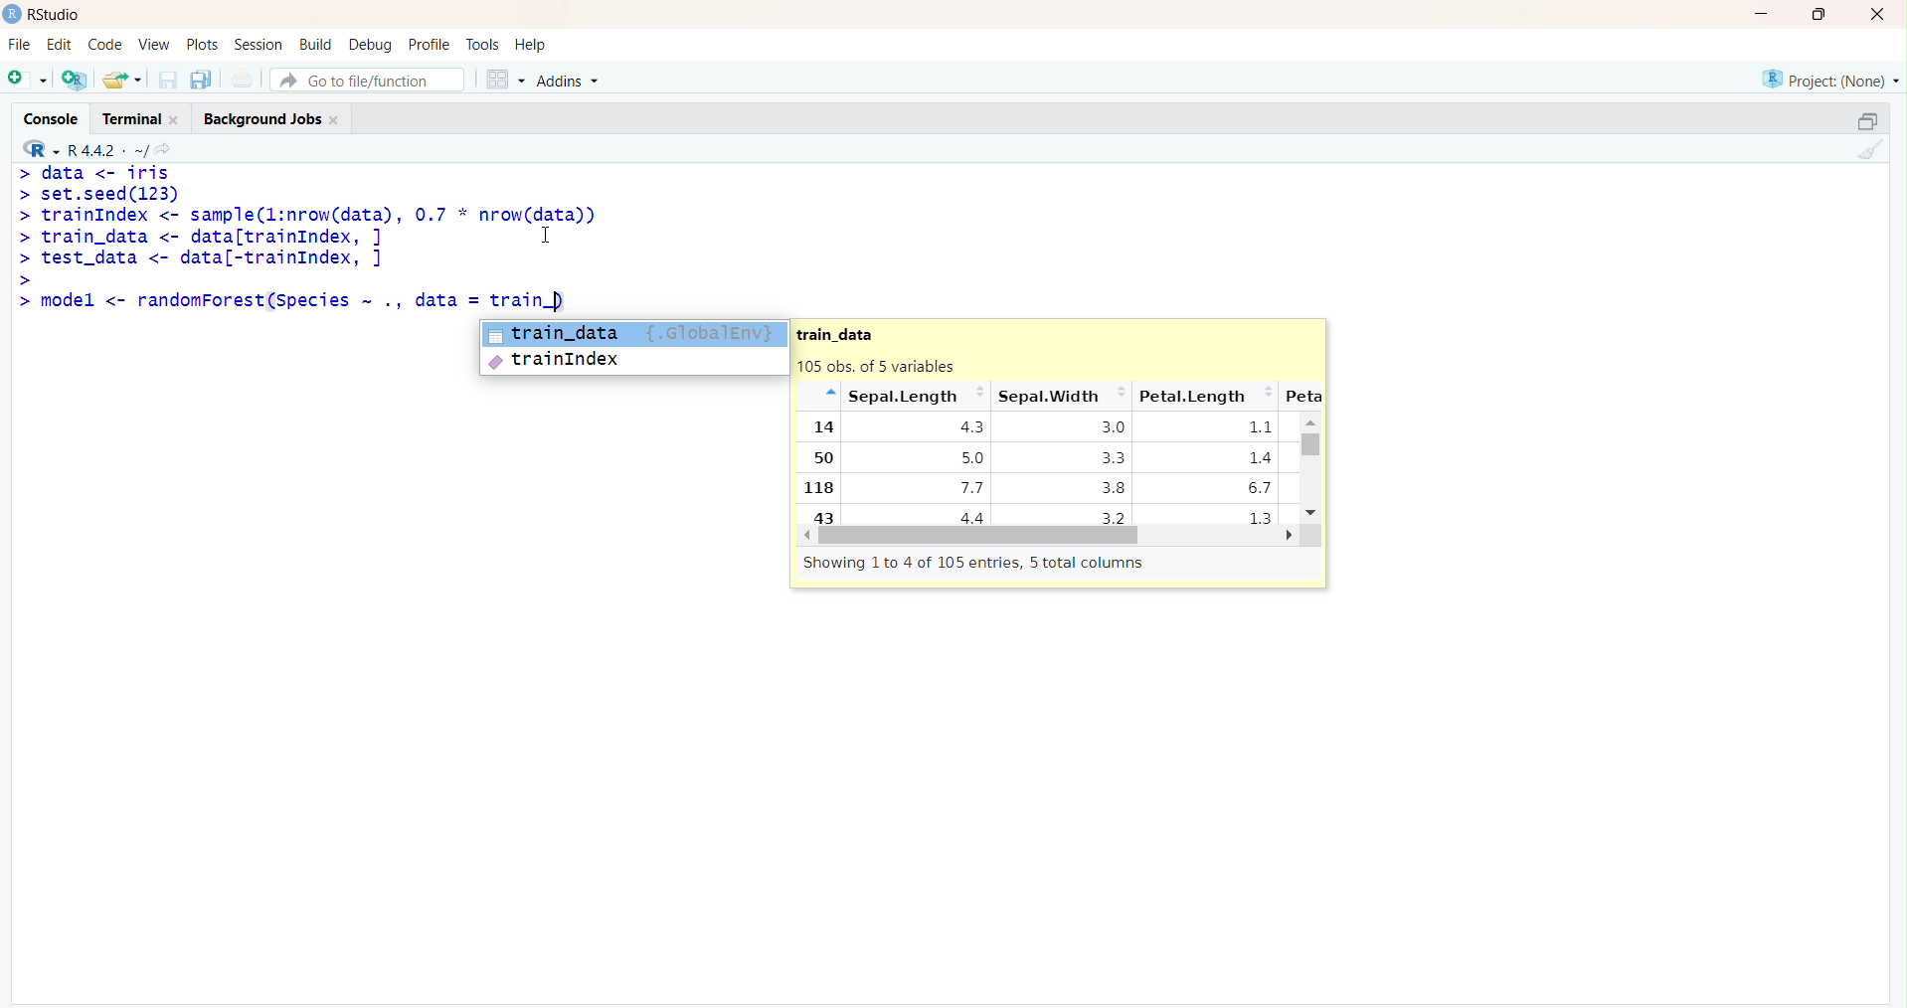 This screenshot has width=1907, height=1008. What do you see at coordinates (124, 80) in the screenshot?
I see `Open an existing file (Ctrl + O)` at bounding box center [124, 80].